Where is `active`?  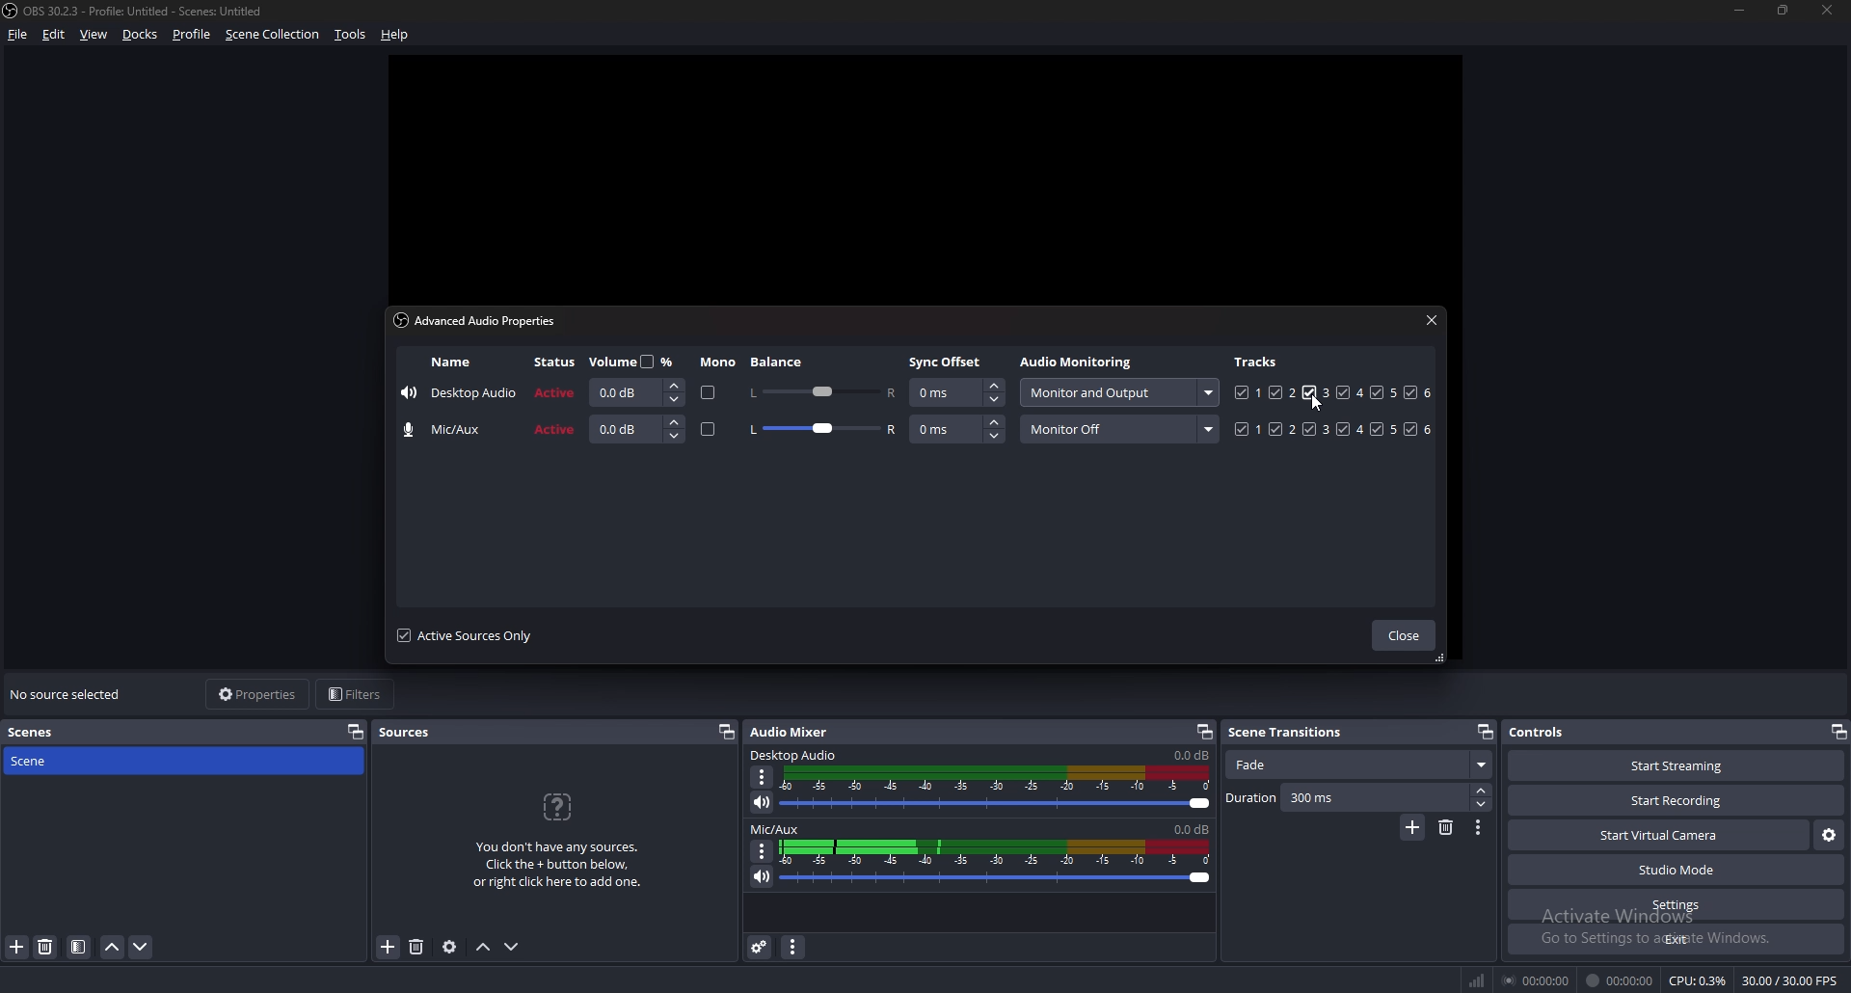 active is located at coordinates (555, 431).